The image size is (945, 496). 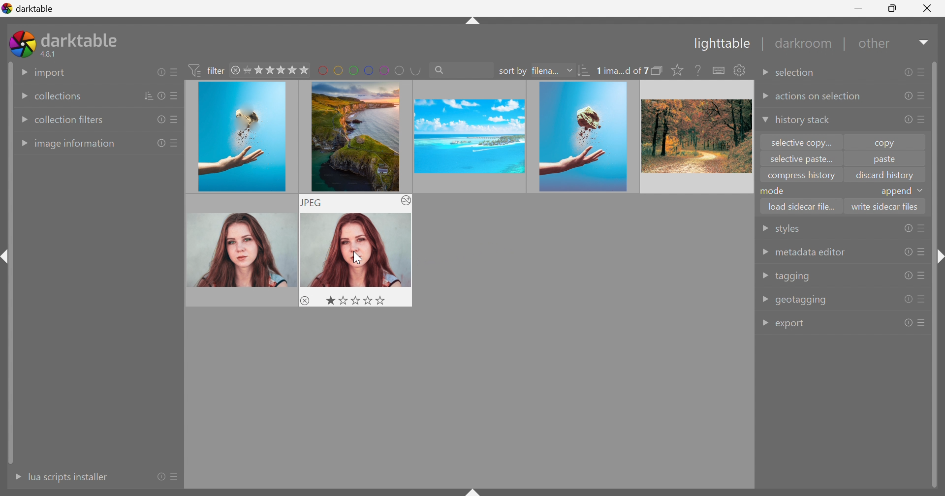 What do you see at coordinates (938, 258) in the screenshot?
I see `shift+ctrl+r` at bounding box center [938, 258].